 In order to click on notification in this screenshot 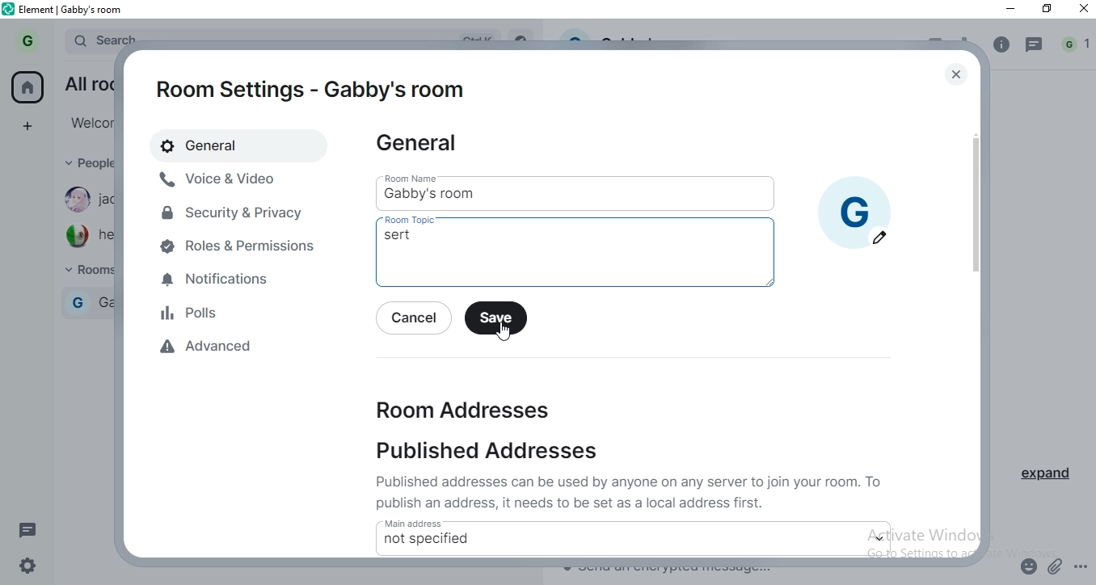, I will do `click(1076, 46)`.